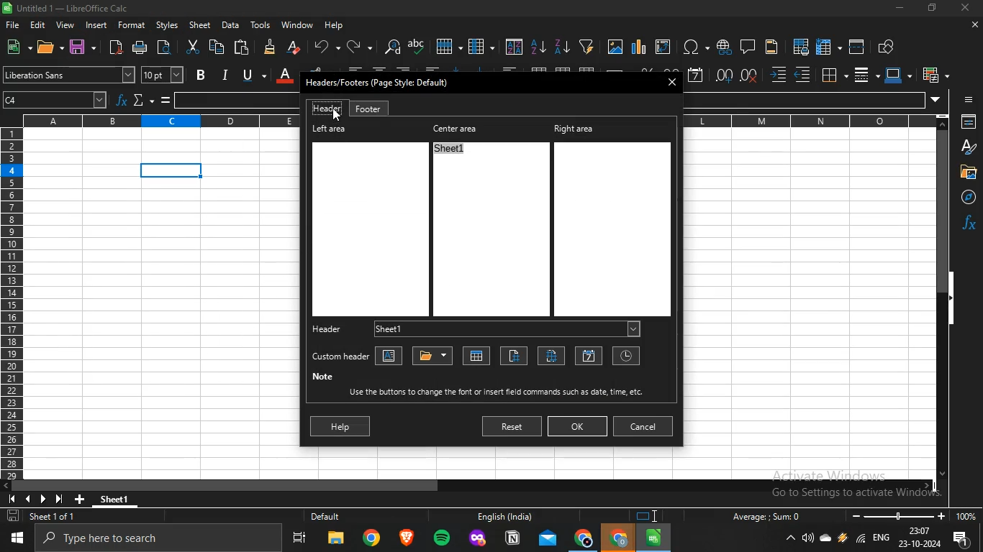  I want to click on oom, so click(912, 515).